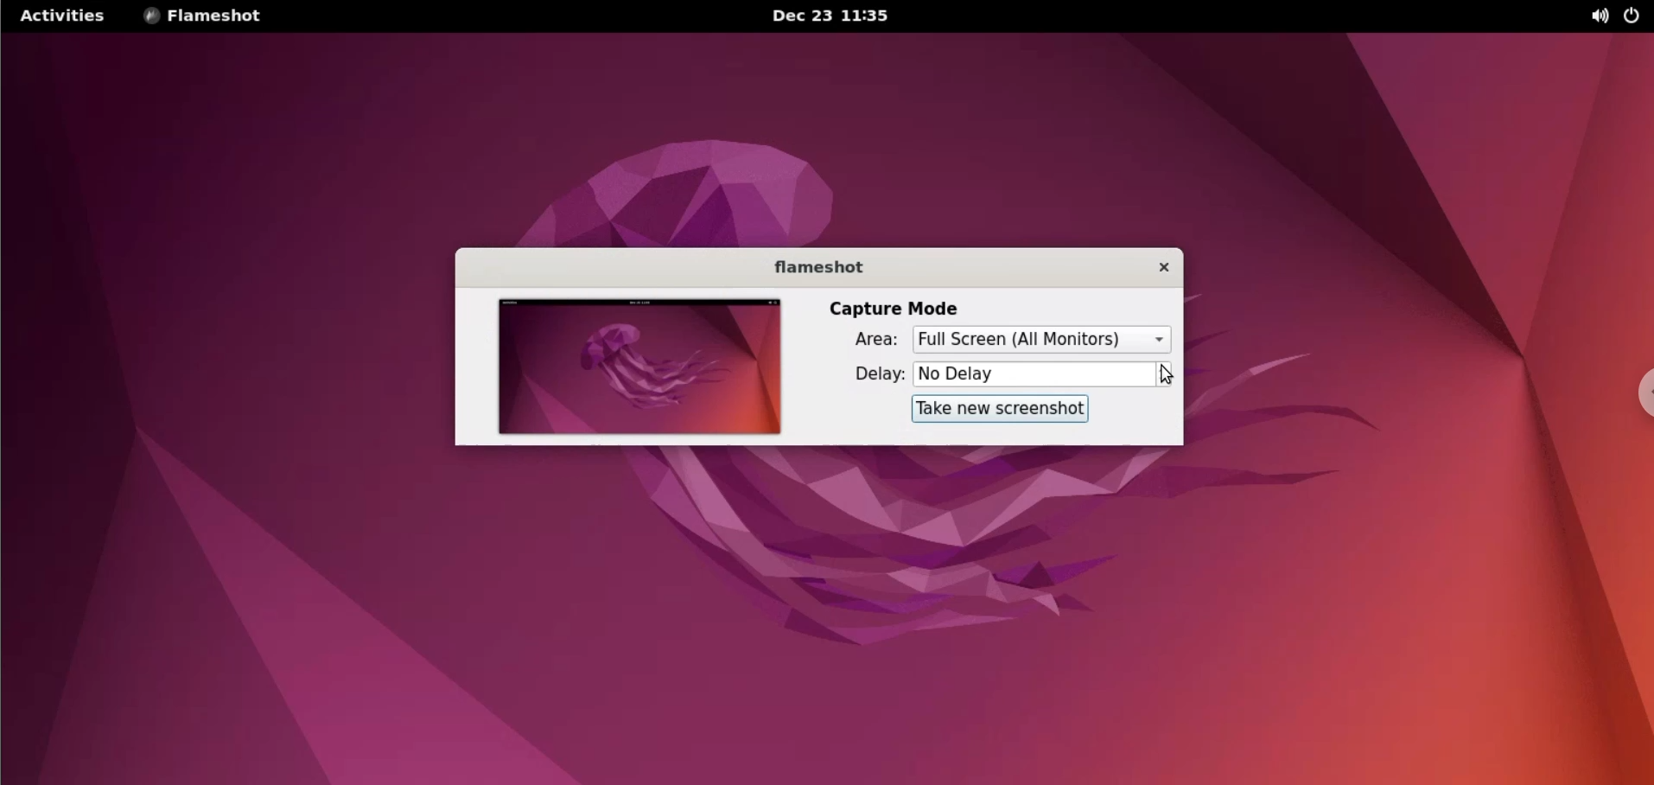 Image resolution: width=1654 pixels, height=785 pixels. What do you see at coordinates (62, 16) in the screenshot?
I see `activities` at bounding box center [62, 16].